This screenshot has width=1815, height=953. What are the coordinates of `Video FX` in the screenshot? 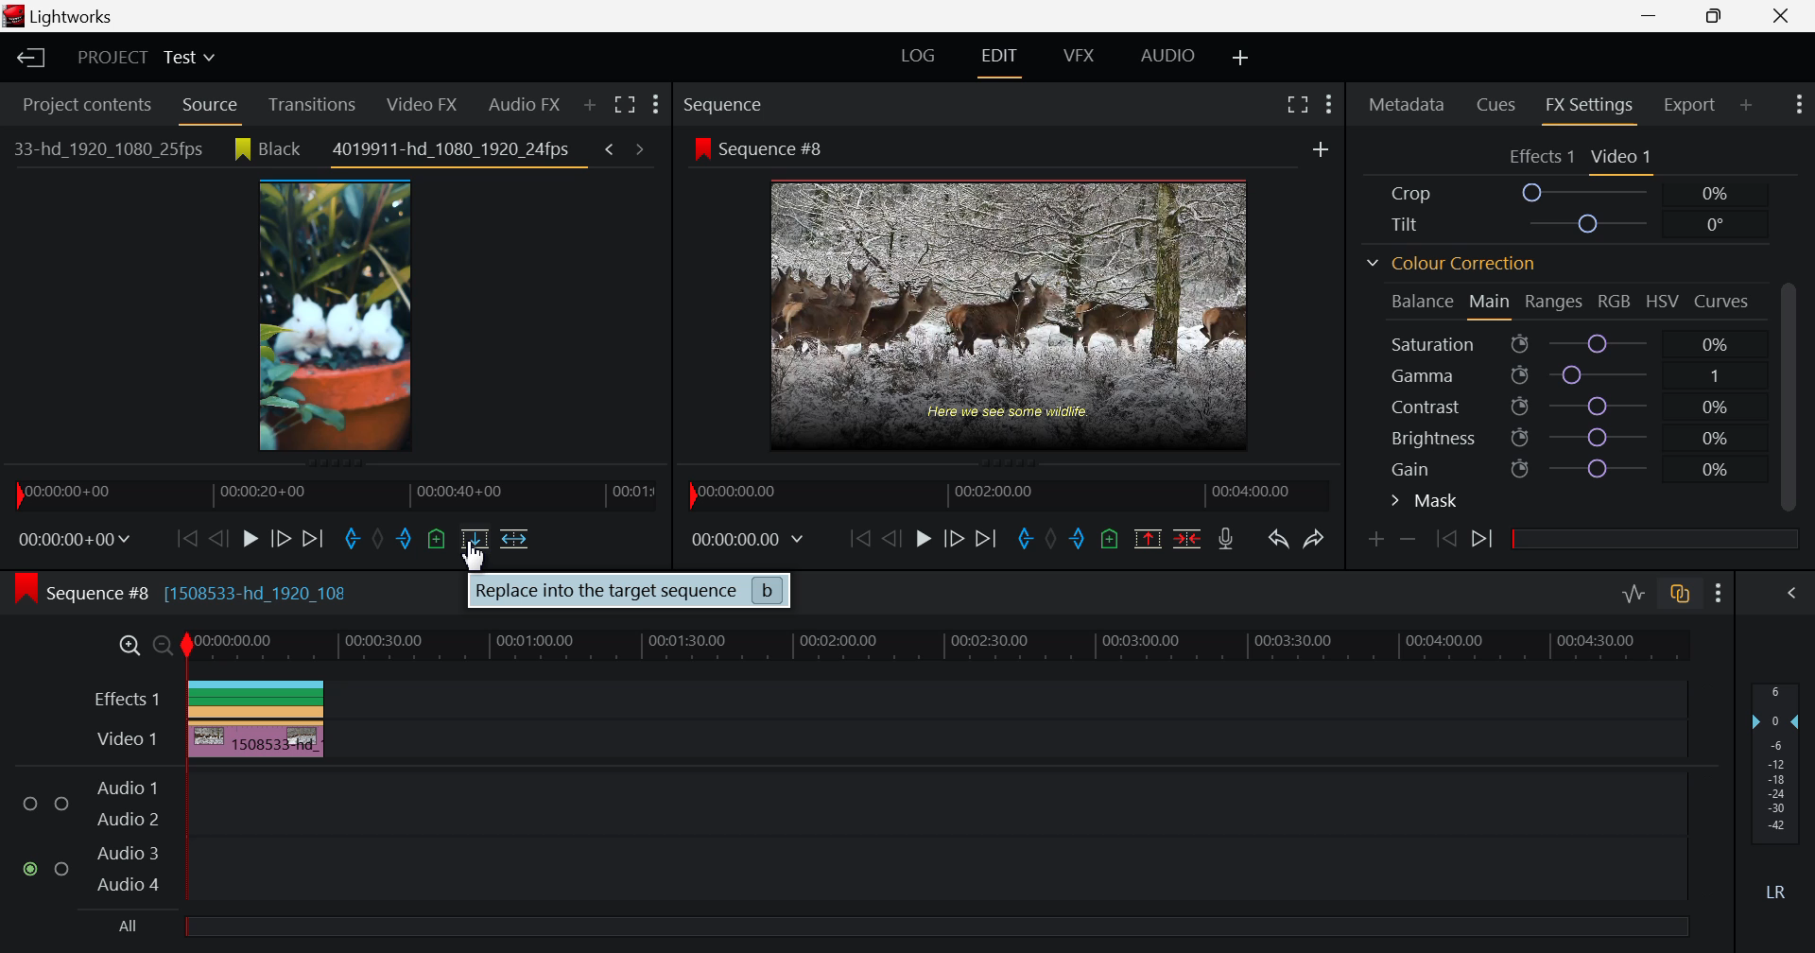 It's located at (421, 104).